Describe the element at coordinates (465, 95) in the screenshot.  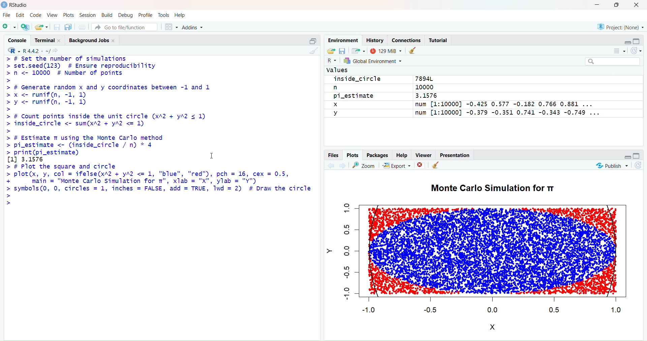
I see `Values
inside_circle 7894L
n 10000
pi_estimate 3.1576
x num [1:10000] -0.425 0.577 -0.182 0.766 0.881 ...
y num [1:10000] -0.379 -0.351 0.741 -0.343 -0.749 ...` at that location.